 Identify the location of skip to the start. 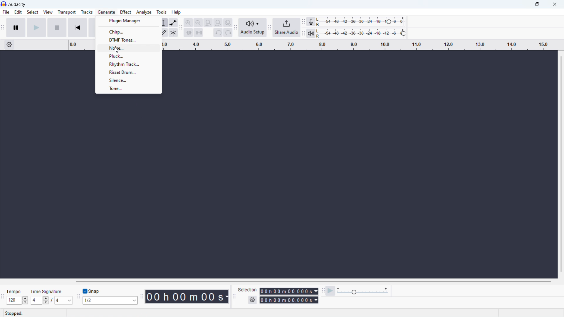
(78, 28).